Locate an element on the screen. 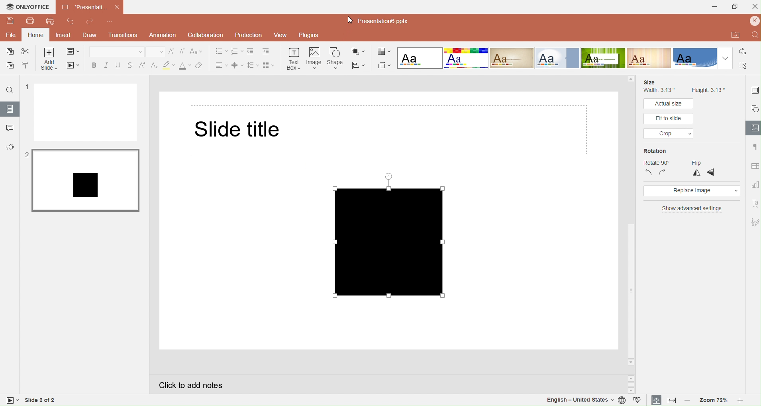  Zoom out is located at coordinates (688, 400).